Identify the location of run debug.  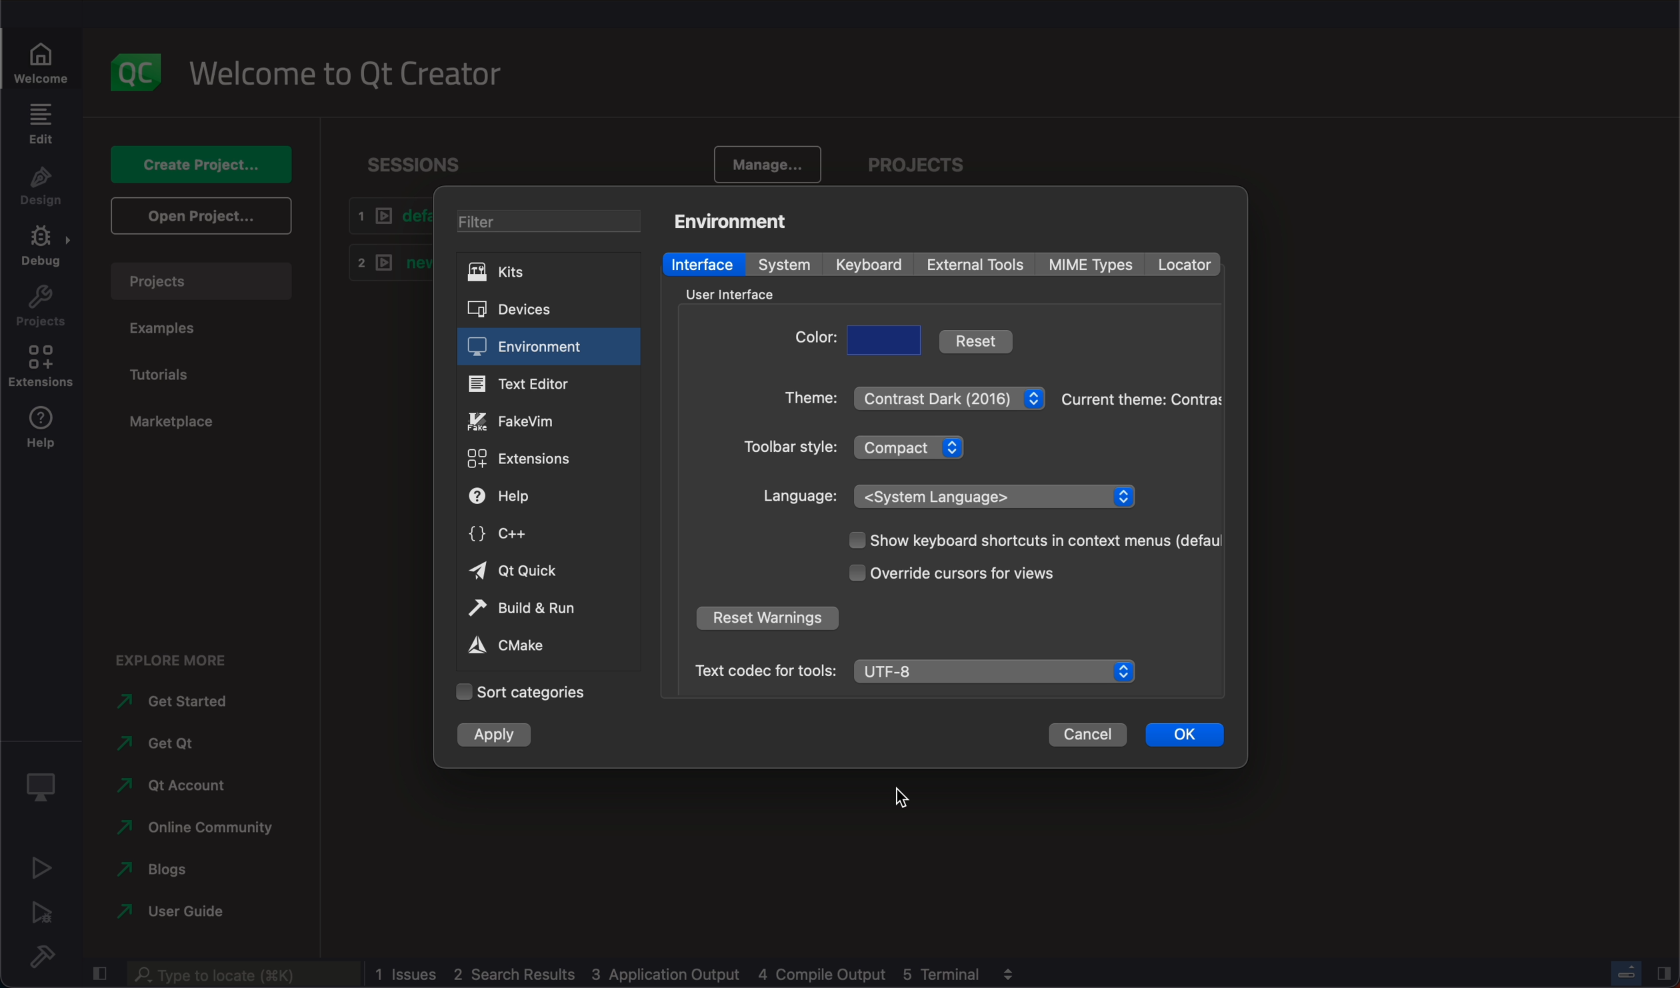
(45, 911).